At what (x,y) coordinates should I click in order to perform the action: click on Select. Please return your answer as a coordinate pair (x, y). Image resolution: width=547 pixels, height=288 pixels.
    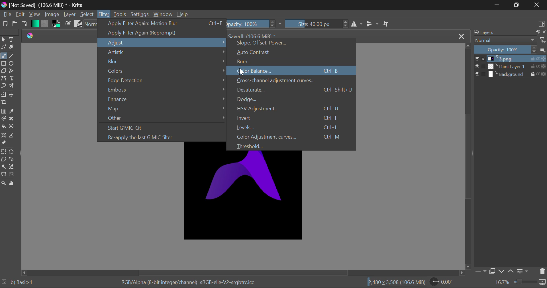
    Looking at the image, I should click on (3, 40).